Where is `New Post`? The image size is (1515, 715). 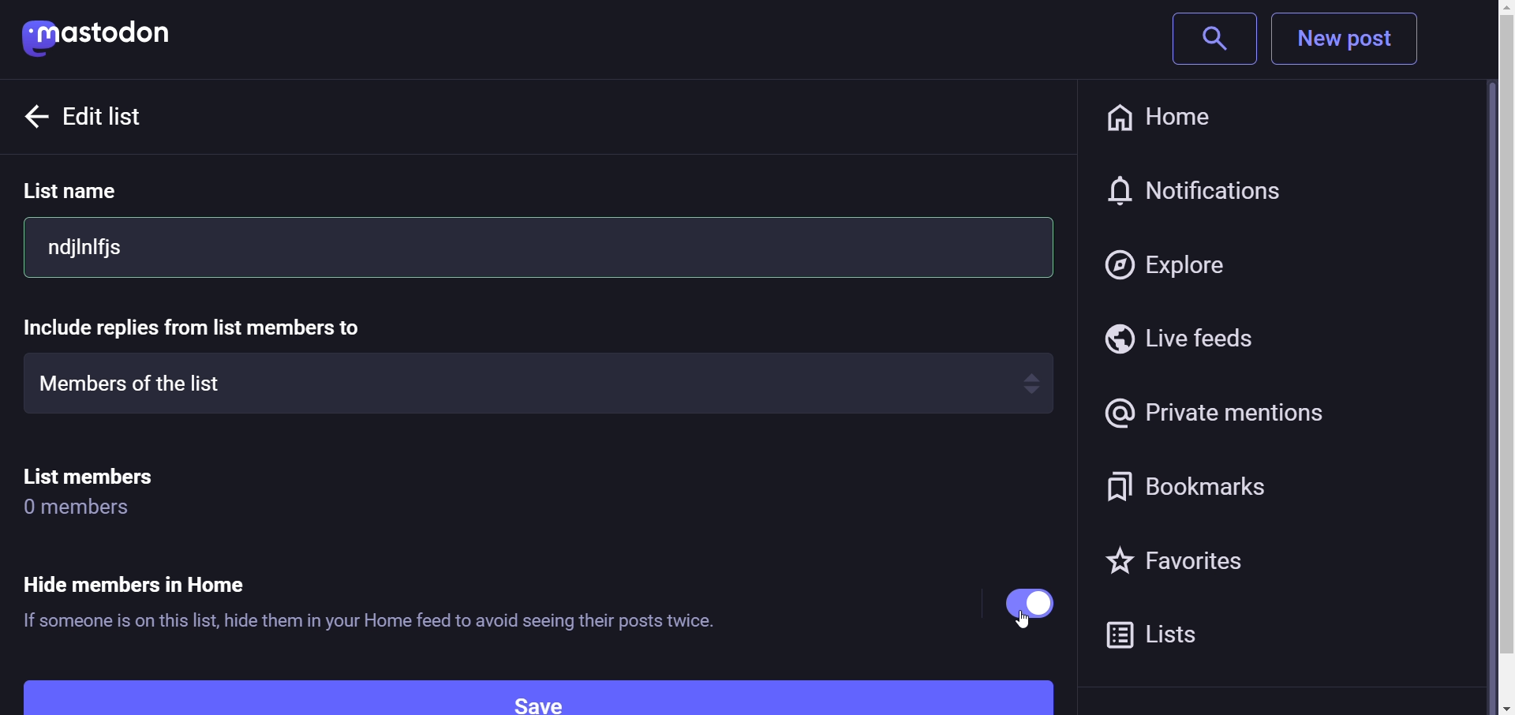 New Post is located at coordinates (1349, 39).